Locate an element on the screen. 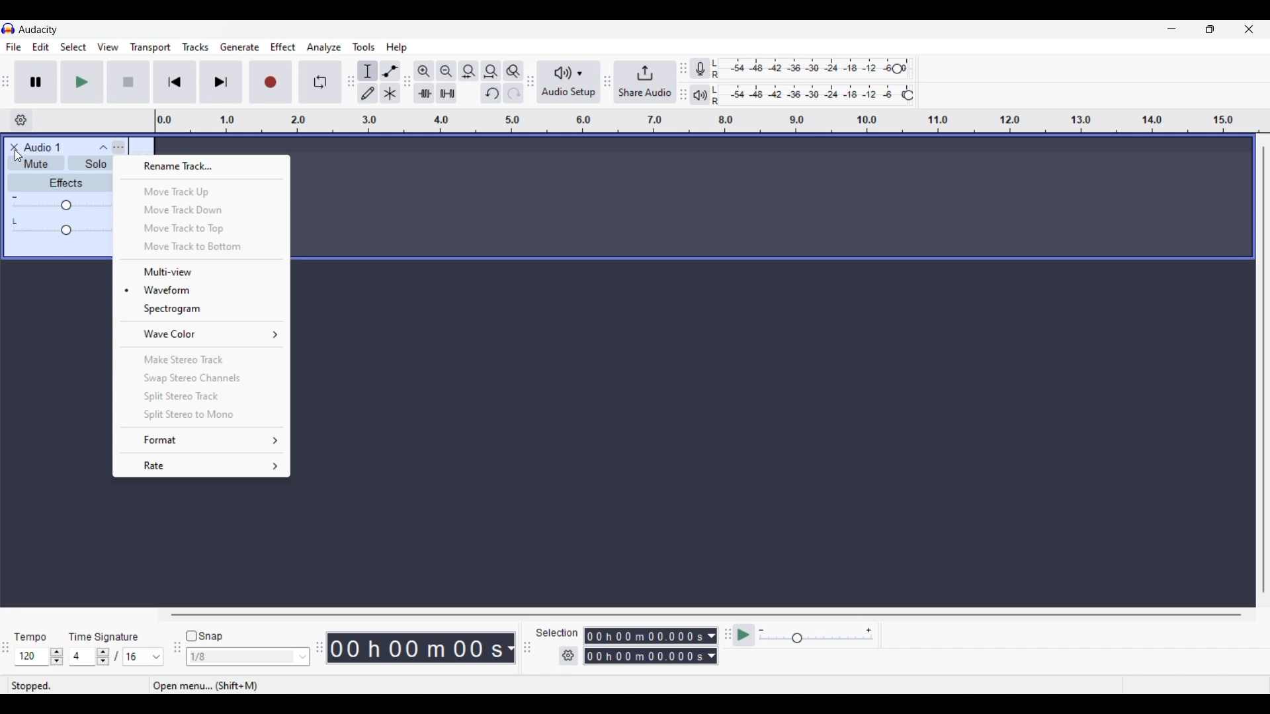 The height and width of the screenshot is (714, 1270). Record meter is located at coordinates (706, 69).